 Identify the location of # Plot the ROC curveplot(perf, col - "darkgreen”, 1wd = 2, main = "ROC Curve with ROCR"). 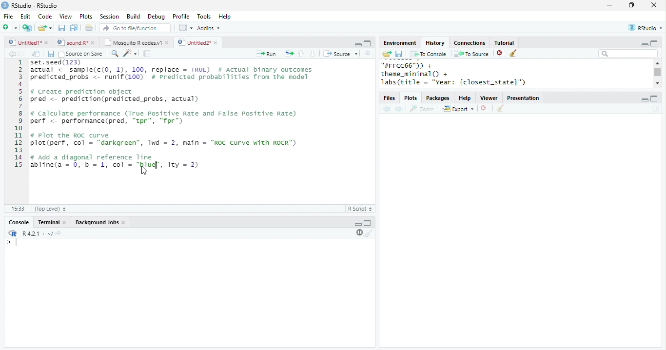
(165, 140).